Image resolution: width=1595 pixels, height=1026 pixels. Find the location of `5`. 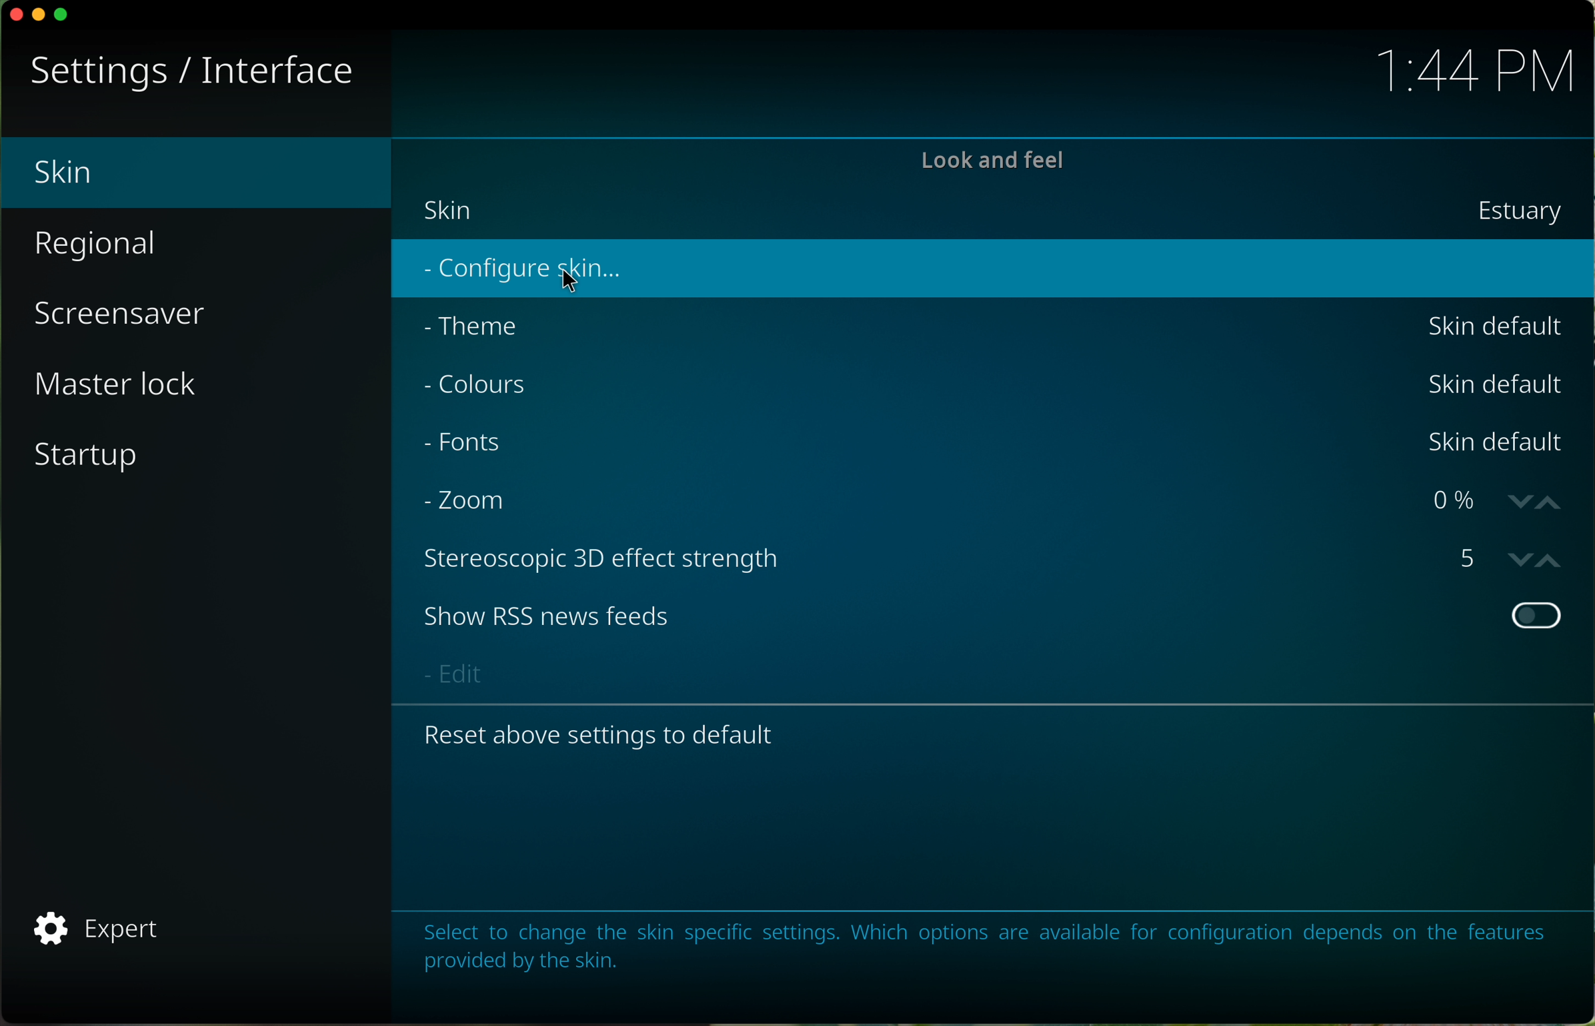

5 is located at coordinates (1469, 560).